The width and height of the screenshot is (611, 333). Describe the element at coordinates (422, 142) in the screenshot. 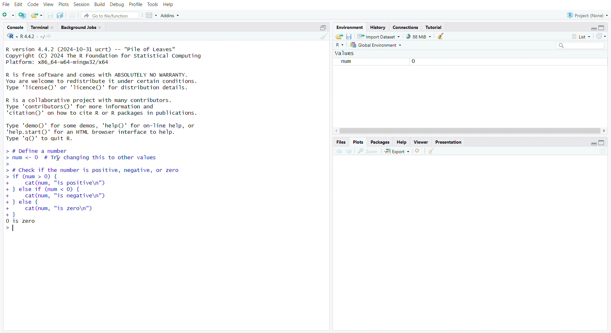

I see `viewer` at that location.